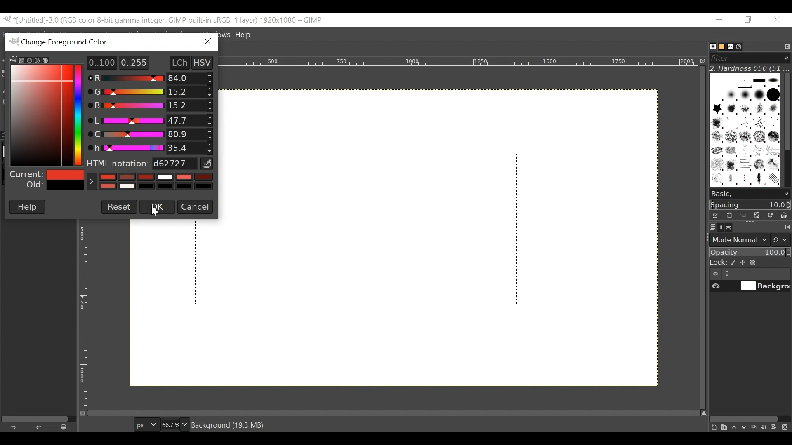 The height and width of the screenshot is (445, 792). What do you see at coordinates (195, 206) in the screenshot?
I see `Cancel` at bounding box center [195, 206].